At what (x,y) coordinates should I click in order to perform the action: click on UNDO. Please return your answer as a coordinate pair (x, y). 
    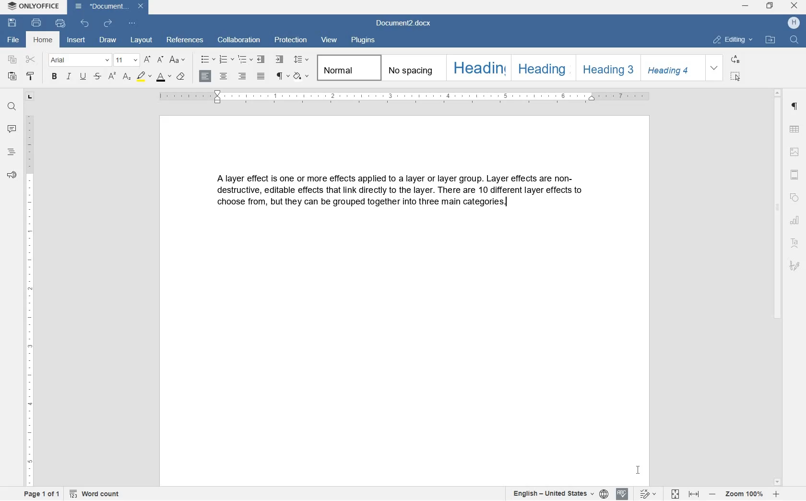
    Looking at the image, I should click on (85, 24).